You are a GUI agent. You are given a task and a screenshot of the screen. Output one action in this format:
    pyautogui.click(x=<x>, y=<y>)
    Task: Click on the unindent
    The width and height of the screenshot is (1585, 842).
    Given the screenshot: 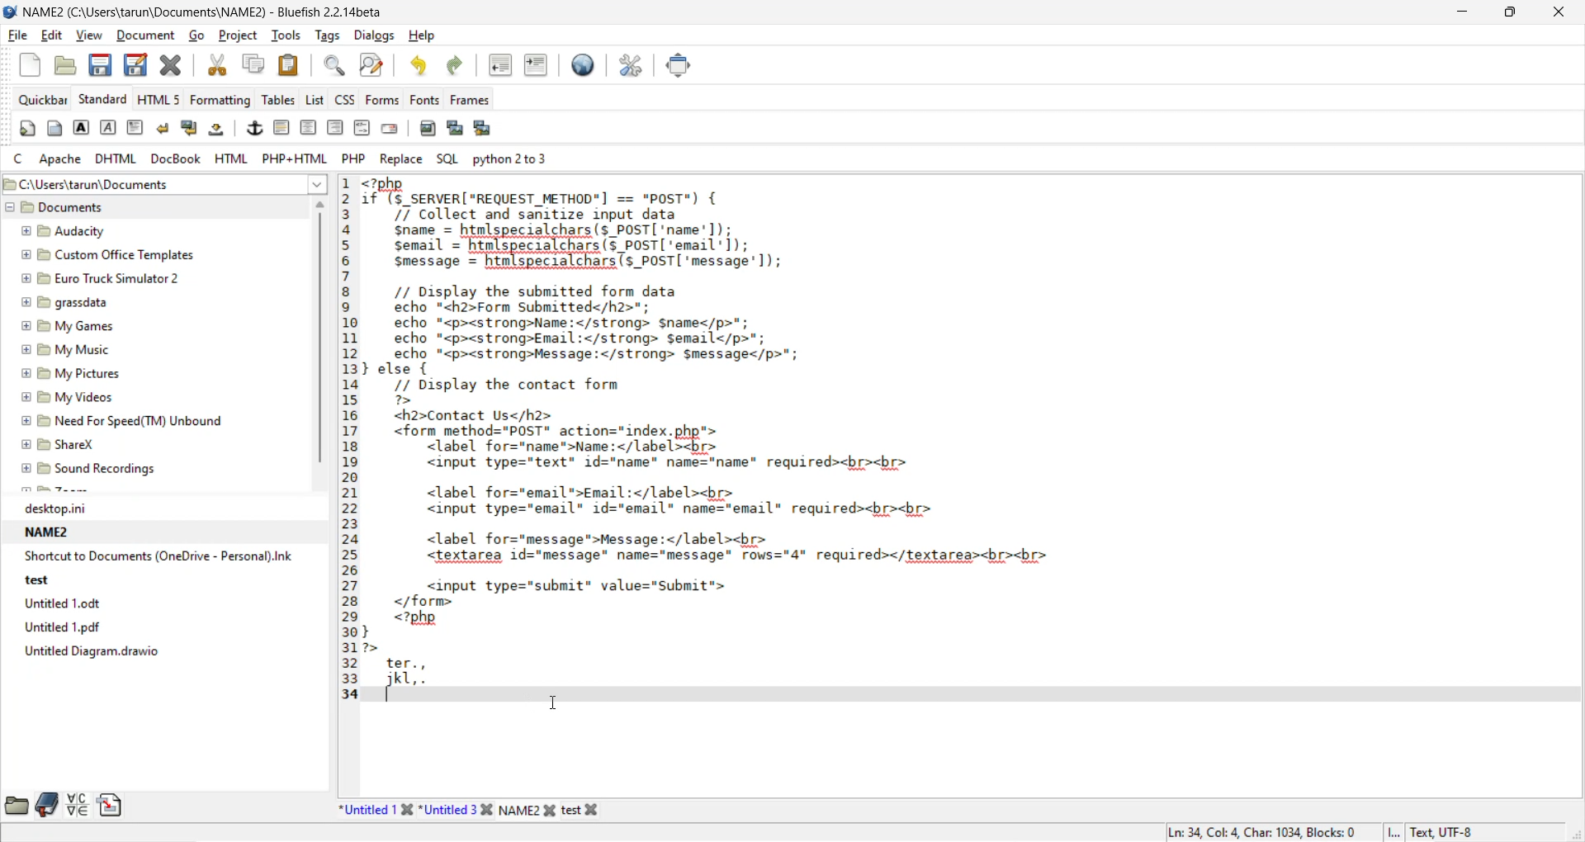 What is the action you would take?
    pyautogui.click(x=503, y=68)
    